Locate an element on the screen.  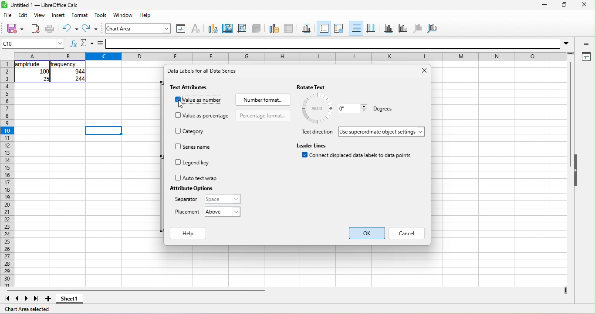
degrees is located at coordinates (382, 110).